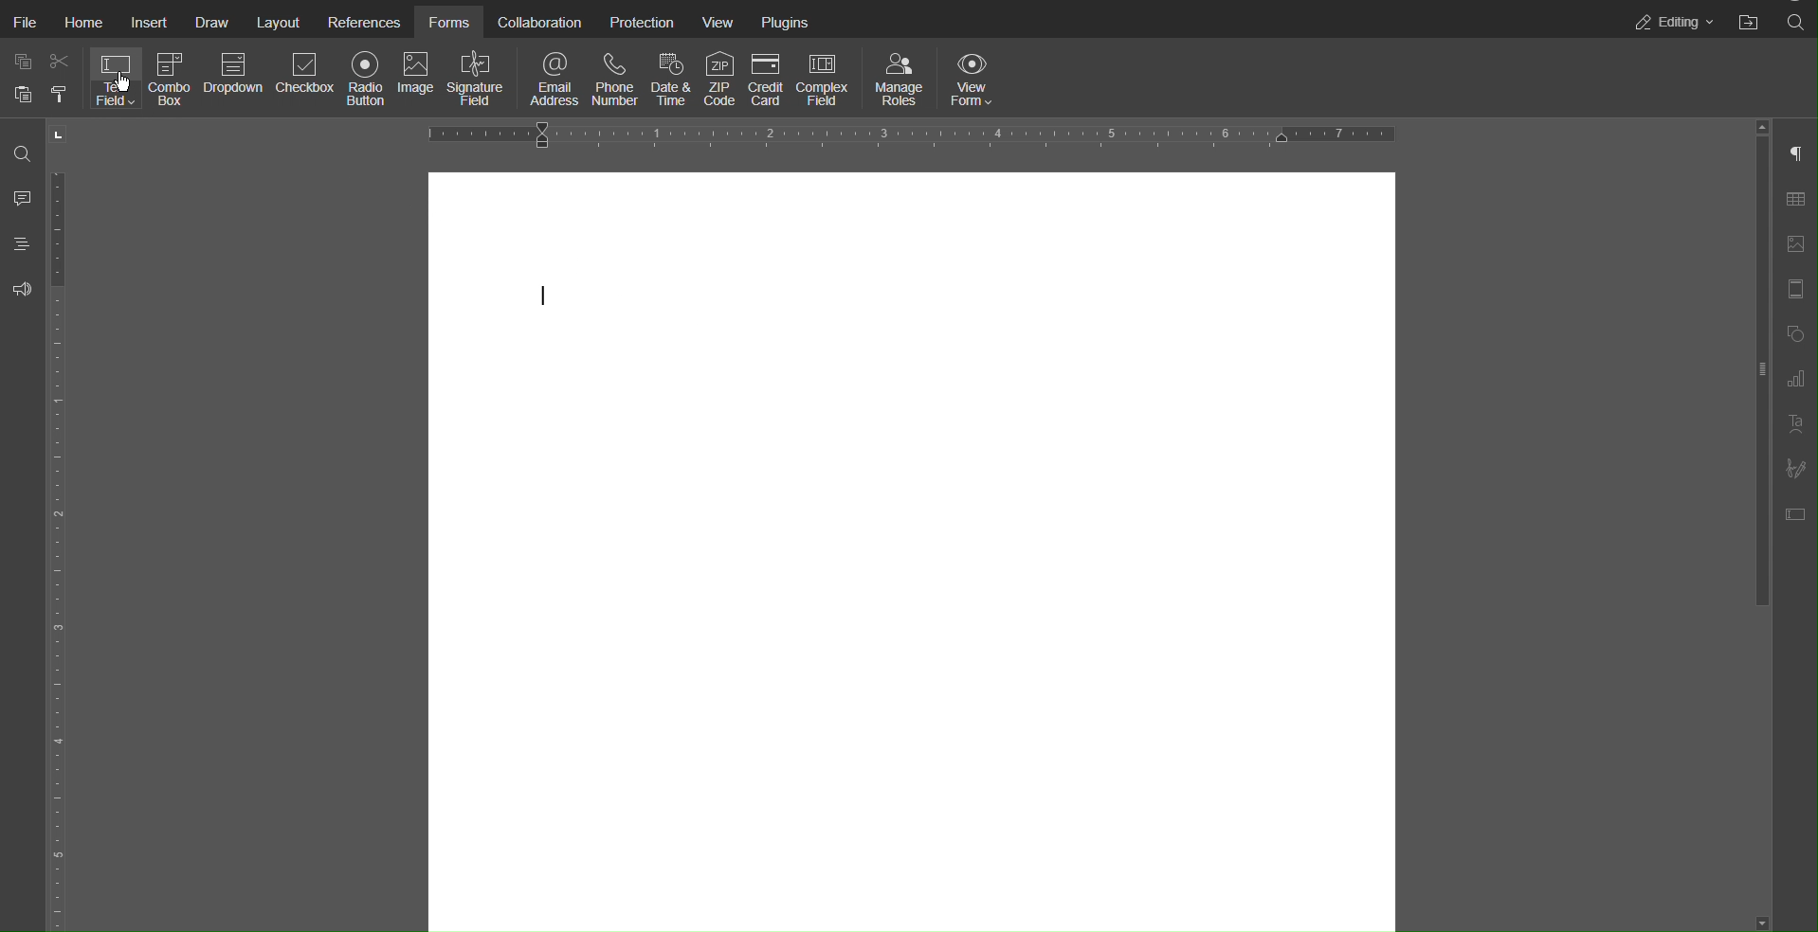 Image resolution: width=1818 pixels, height=932 pixels. Describe the element at coordinates (149, 24) in the screenshot. I see `Insert ` at that location.